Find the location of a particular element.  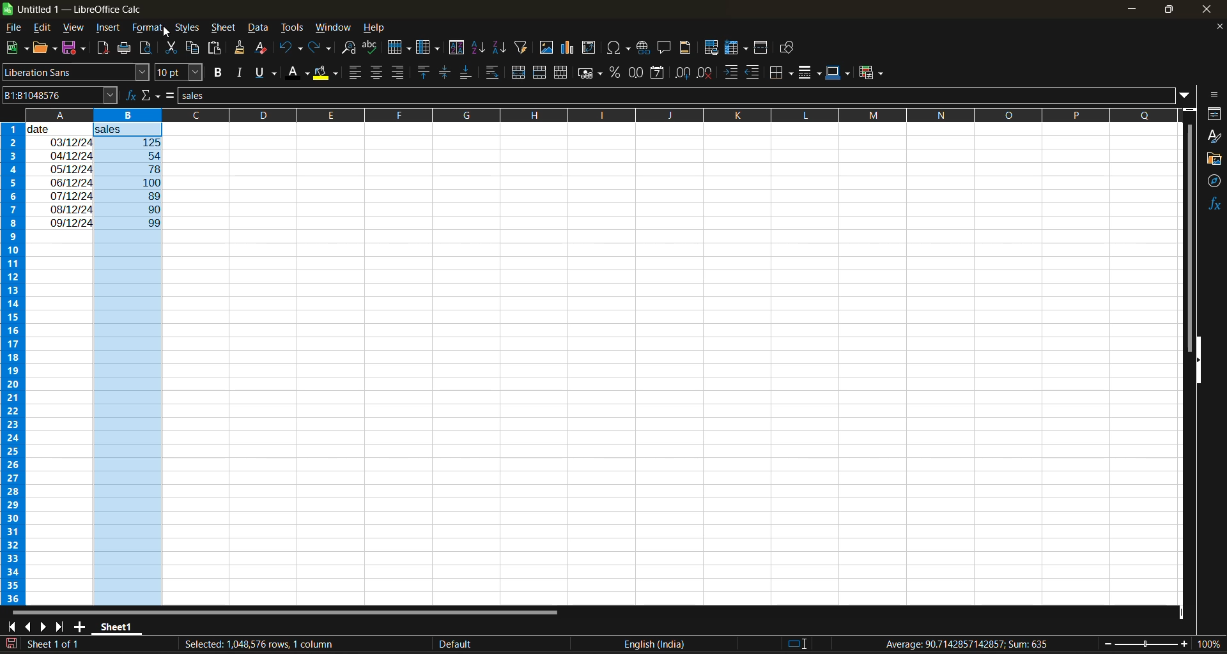

close is located at coordinates (1214, 10).